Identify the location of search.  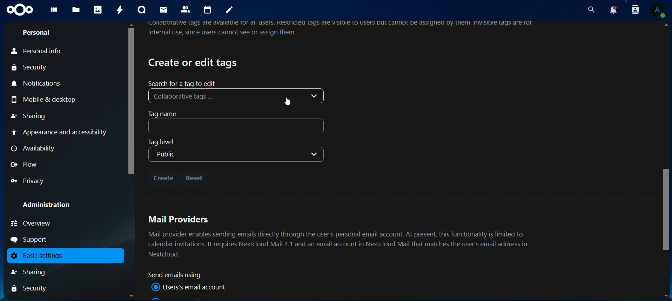
(590, 9).